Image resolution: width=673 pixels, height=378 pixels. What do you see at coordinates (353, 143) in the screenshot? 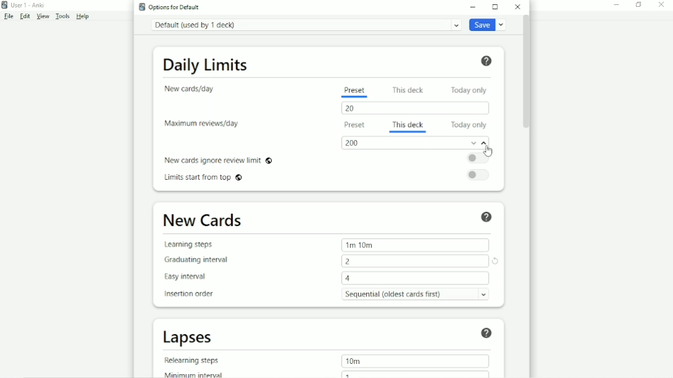
I see `200` at bounding box center [353, 143].